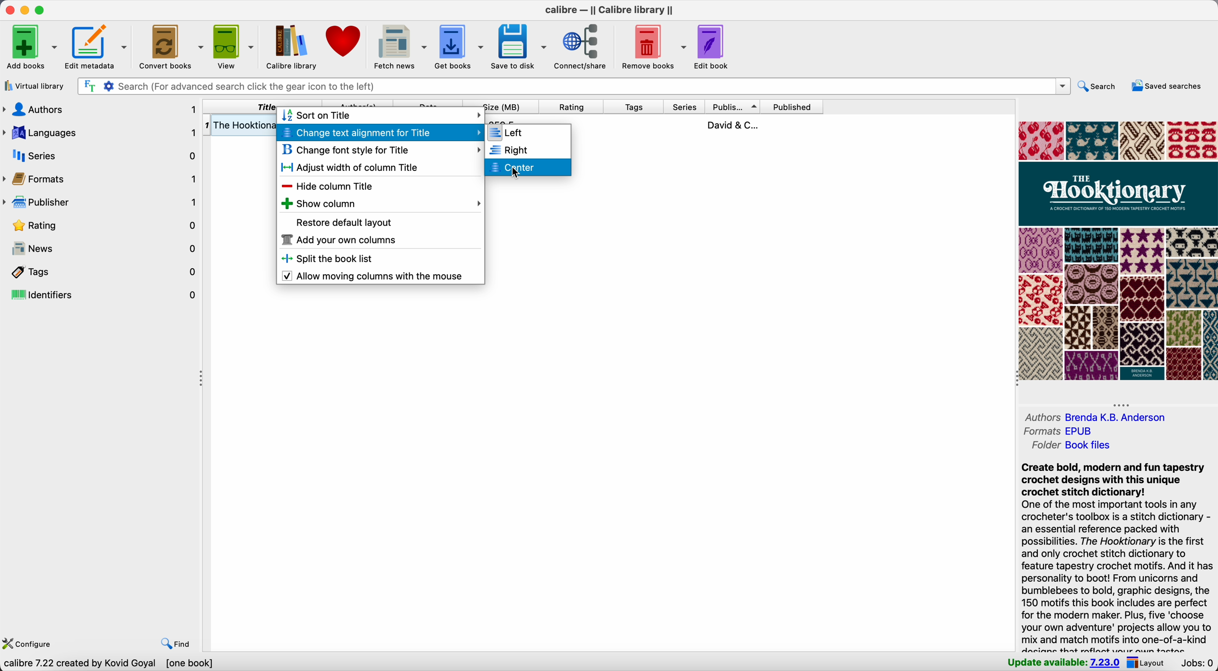 The height and width of the screenshot is (671, 1218). Describe the element at coordinates (26, 644) in the screenshot. I see `configure` at that location.